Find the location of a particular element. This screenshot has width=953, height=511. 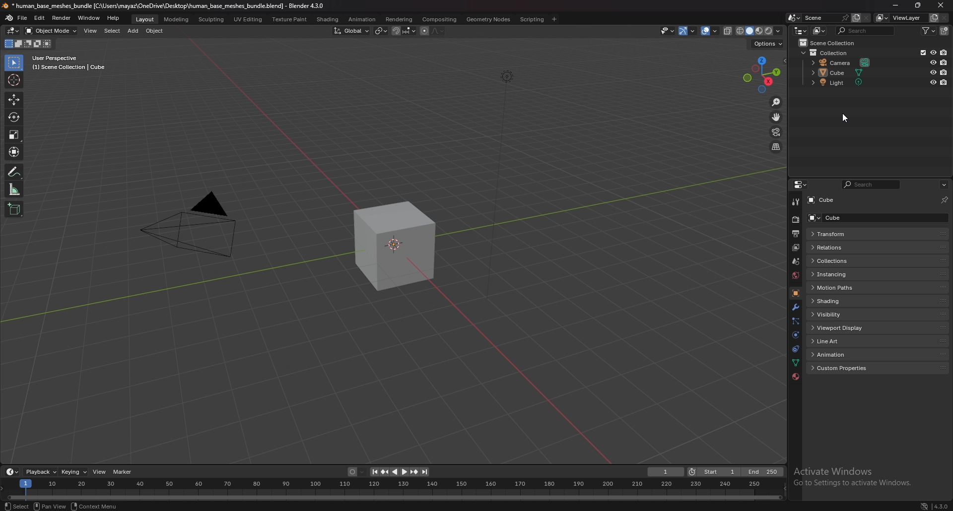

add view layer is located at coordinates (933, 18).